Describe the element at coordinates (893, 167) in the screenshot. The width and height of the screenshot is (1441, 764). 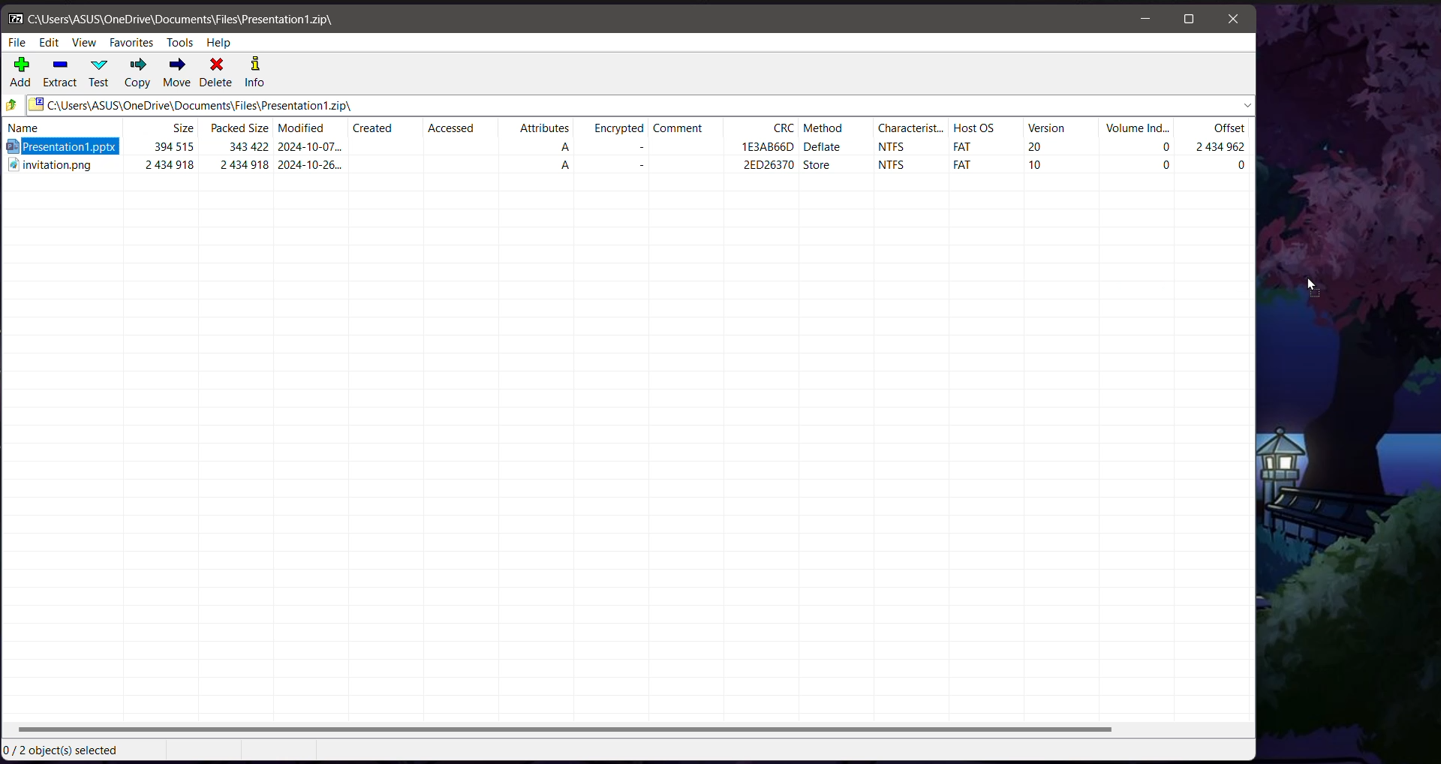
I see `NTFS` at that location.